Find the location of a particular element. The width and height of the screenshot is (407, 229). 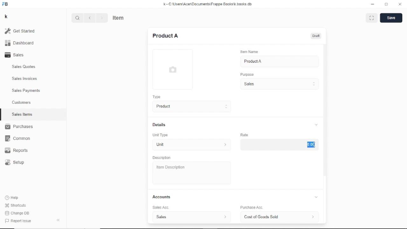

Rate is located at coordinates (244, 135).